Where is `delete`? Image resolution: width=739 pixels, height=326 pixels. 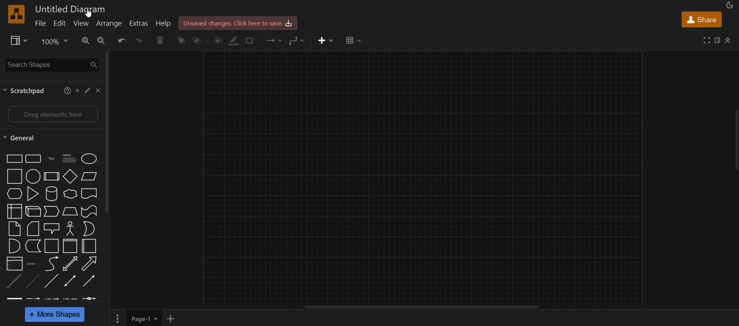 delete is located at coordinates (162, 41).